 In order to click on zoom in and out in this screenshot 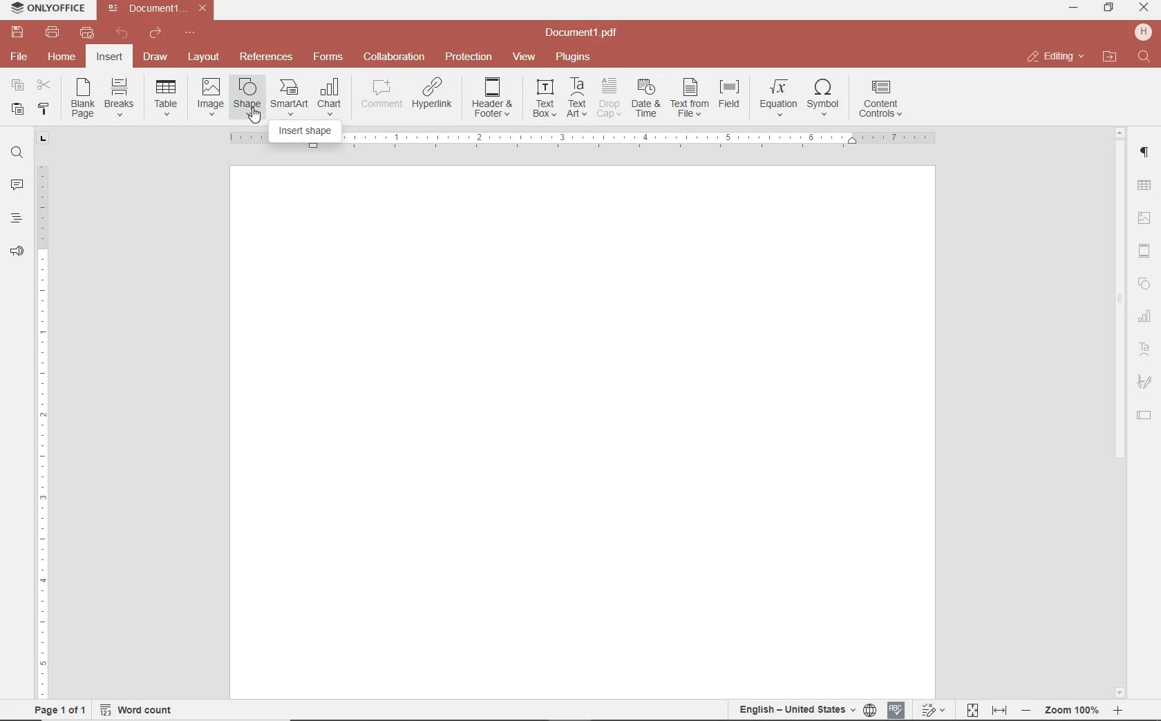, I will do `click(1072, 711)`.